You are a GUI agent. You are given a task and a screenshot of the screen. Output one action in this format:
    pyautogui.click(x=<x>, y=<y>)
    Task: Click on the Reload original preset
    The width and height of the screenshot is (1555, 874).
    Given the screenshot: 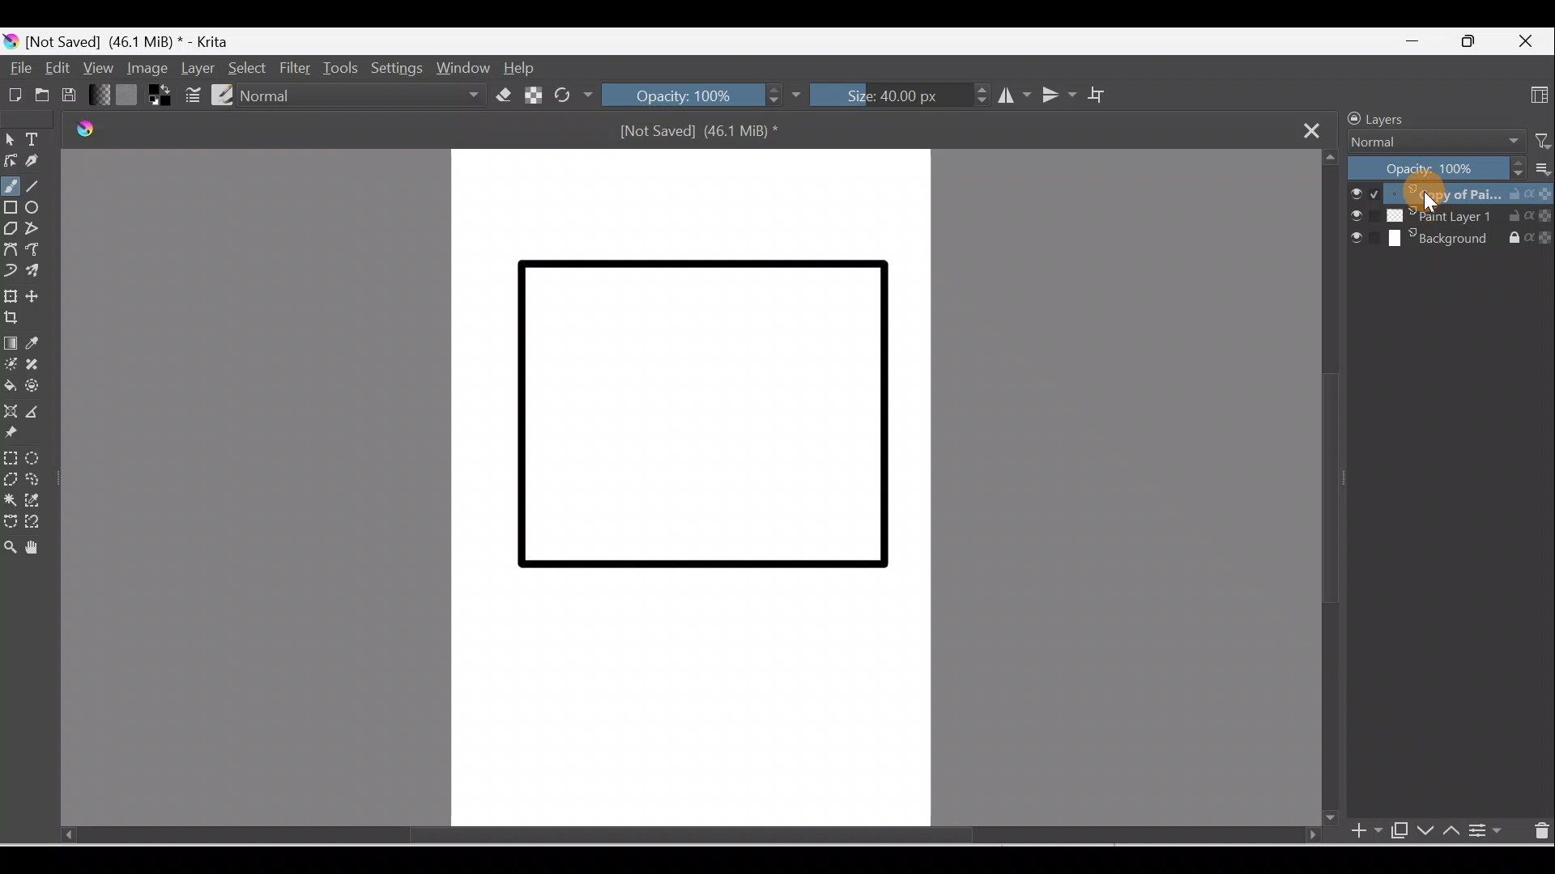 What is the action you would take?
    pyautogui.click(x=573, y=95)
    